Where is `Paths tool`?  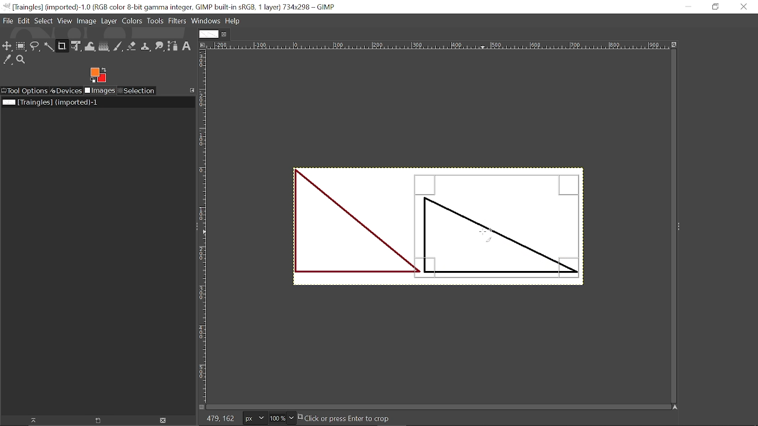 Paths tool is located at coordinates (173, 46).